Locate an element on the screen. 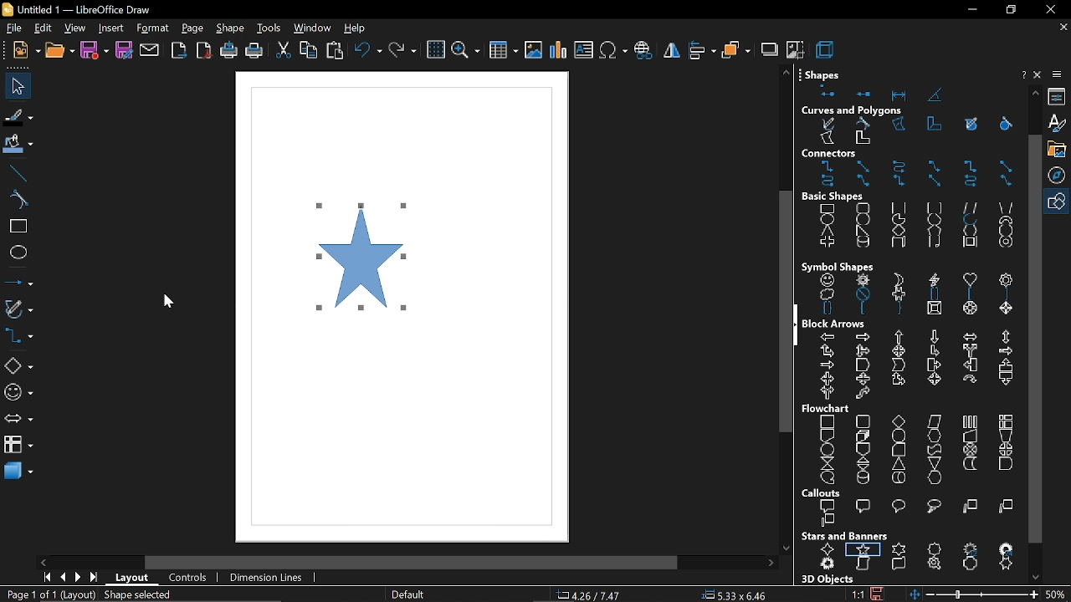  co-ordinates is located at coordinates (597, 595).